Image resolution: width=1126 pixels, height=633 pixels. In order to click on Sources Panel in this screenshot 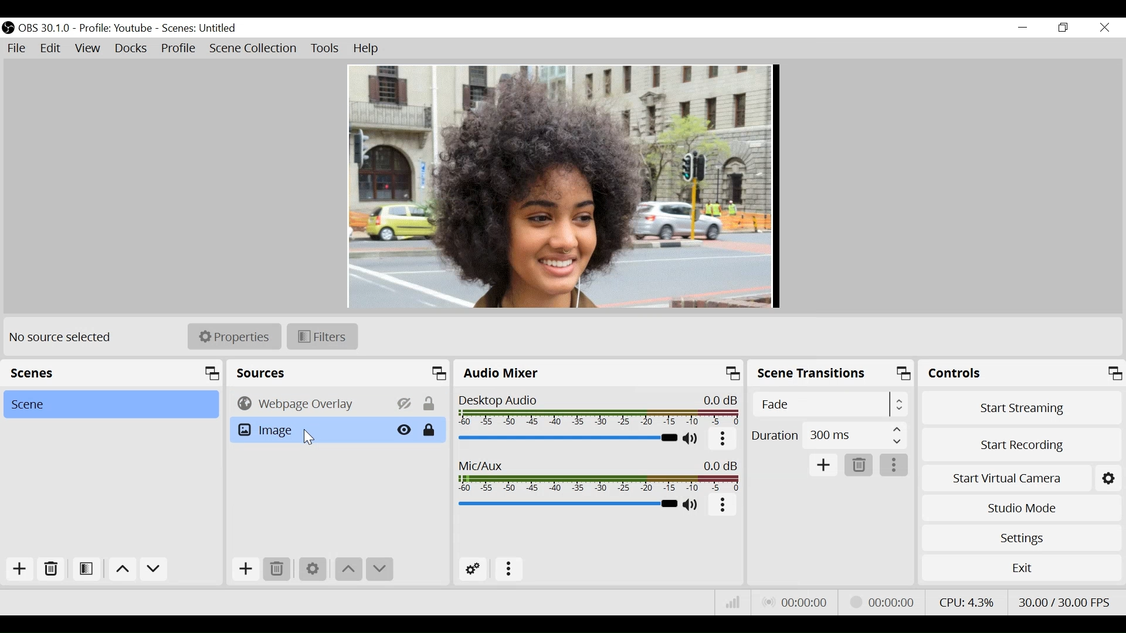, I will do `click(339, 373)`.